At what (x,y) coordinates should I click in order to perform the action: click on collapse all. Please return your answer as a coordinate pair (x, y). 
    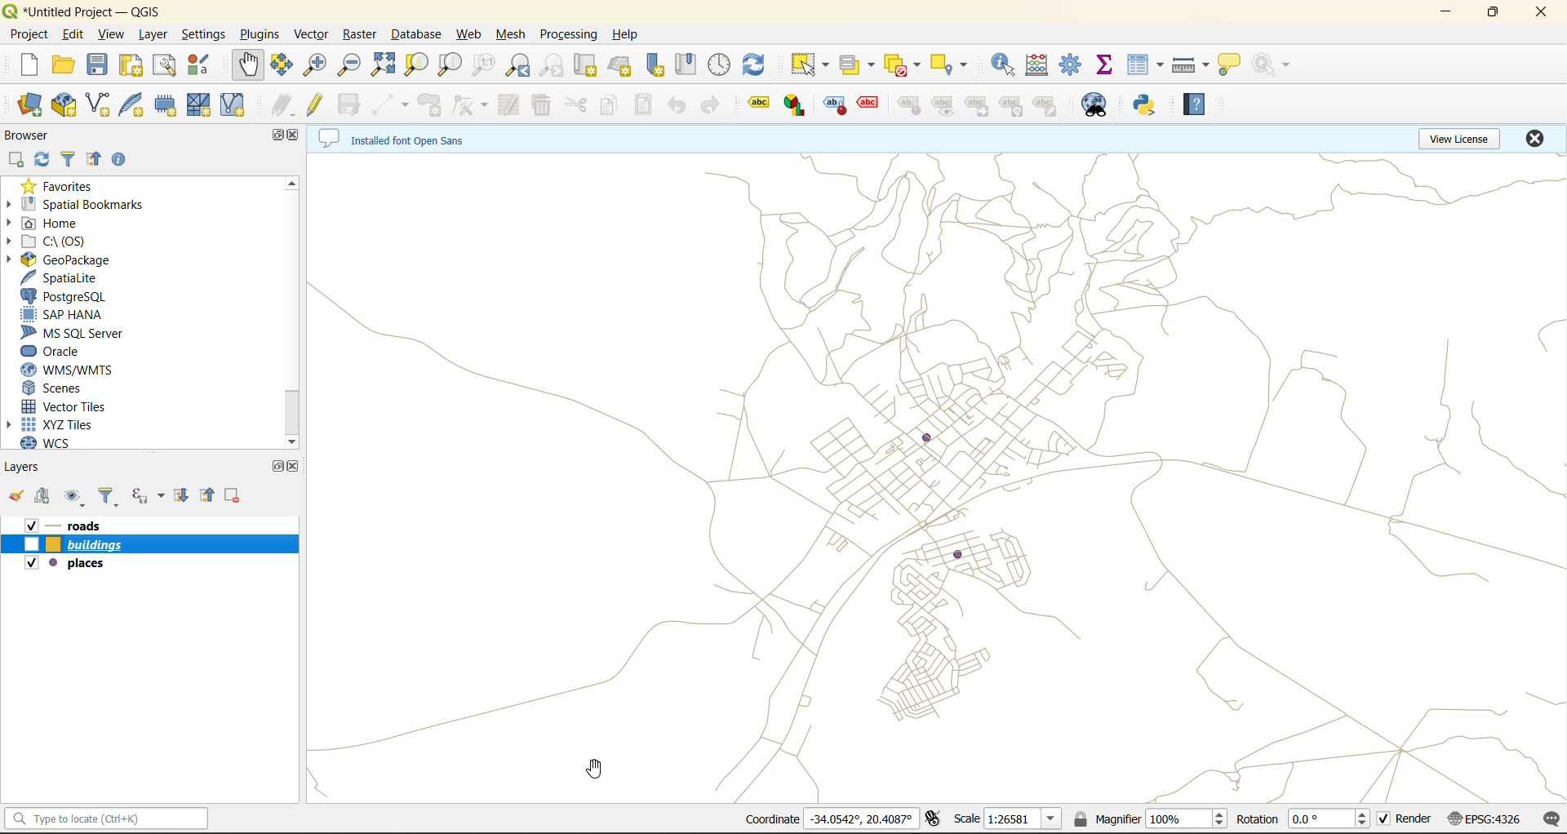
    Looking at the image, I should click on (206, 494).